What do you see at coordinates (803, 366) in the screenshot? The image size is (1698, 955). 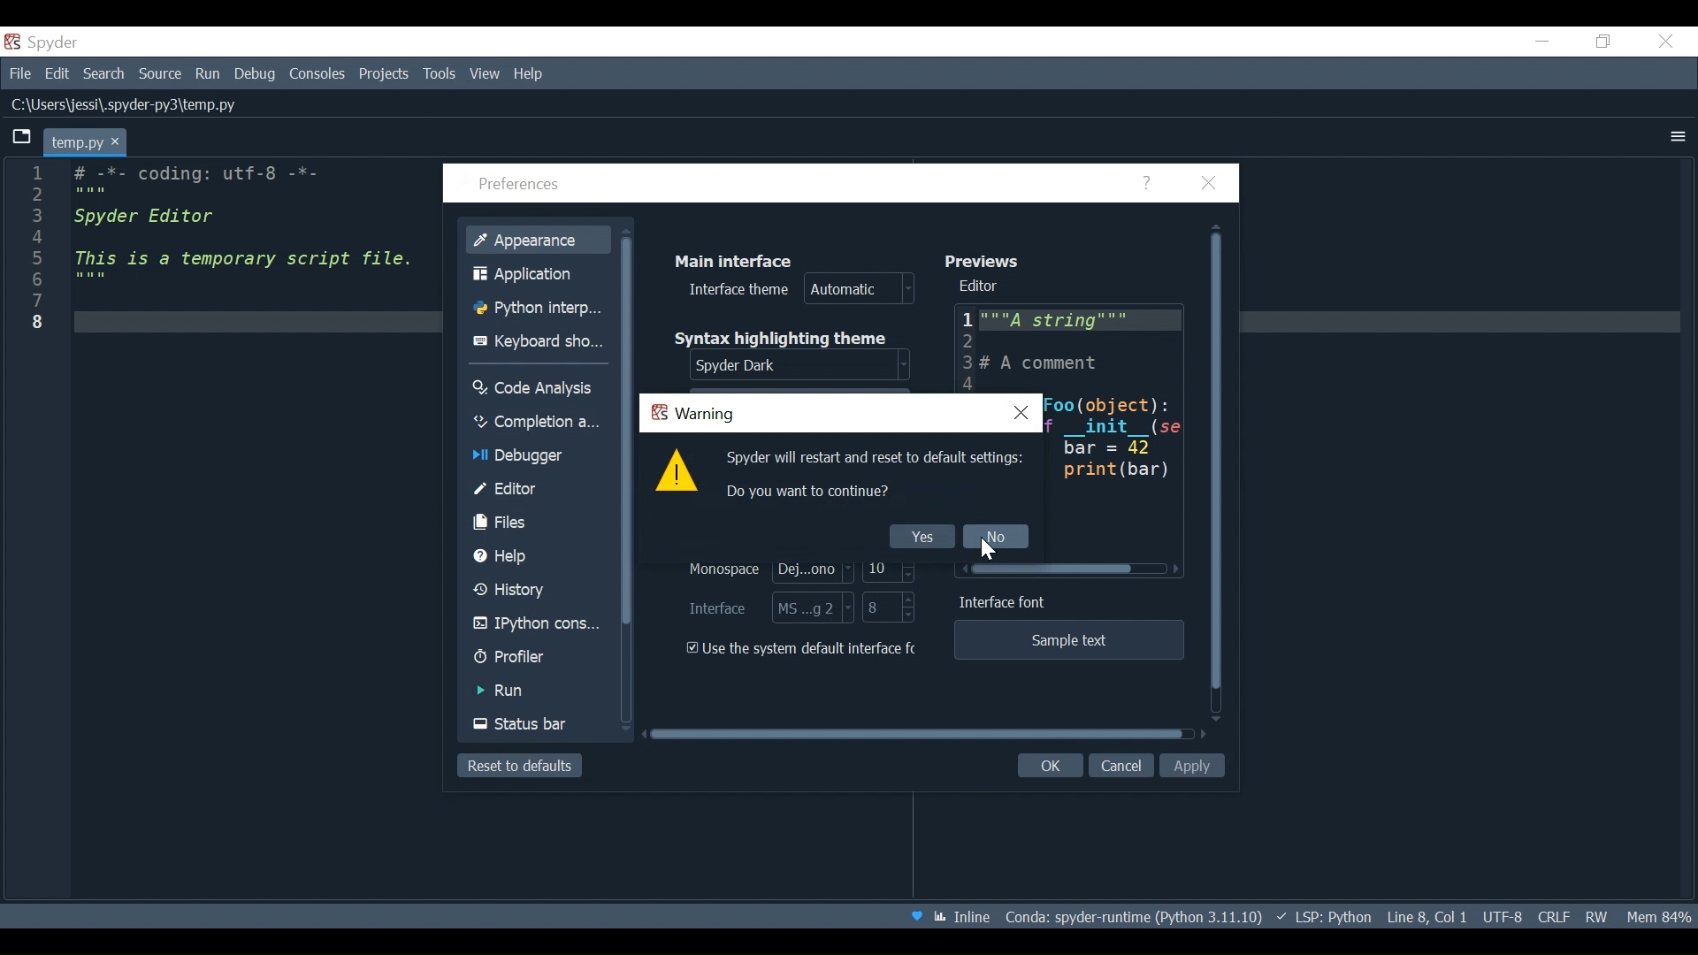 I see `Select Syntax highlighting theme` at bounding box center [803, 366].